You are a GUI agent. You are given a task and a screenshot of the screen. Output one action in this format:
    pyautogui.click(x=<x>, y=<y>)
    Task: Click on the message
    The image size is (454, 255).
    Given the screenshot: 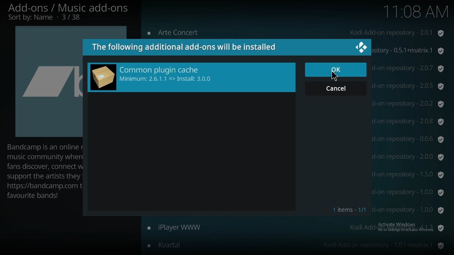 What is the action you would take?
    pyautogui.click(x=184, y=47)
    